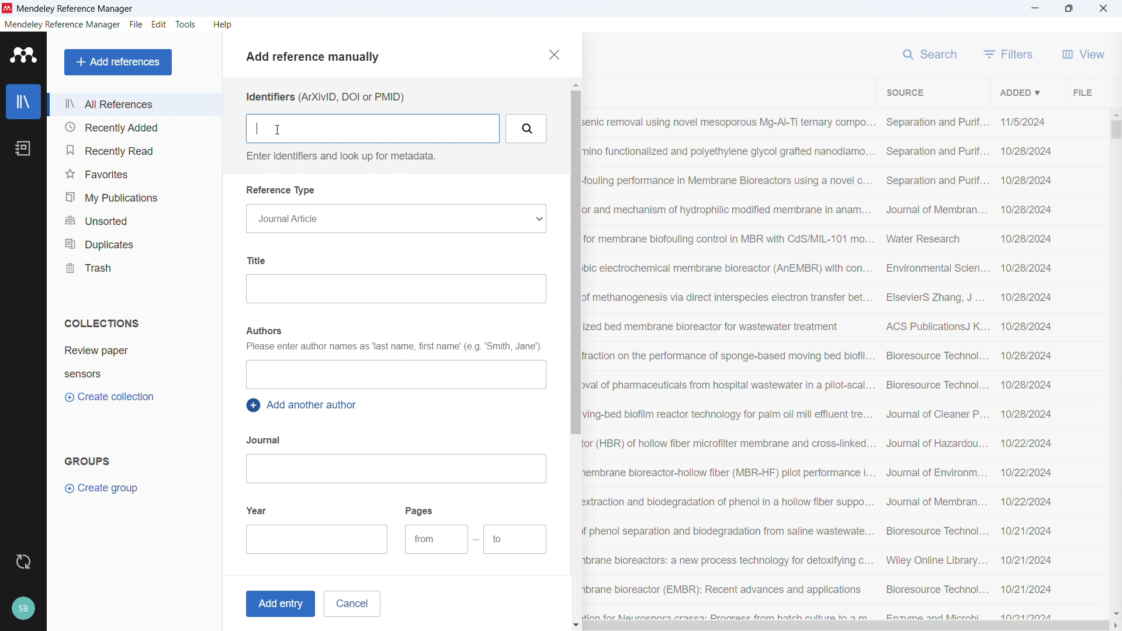 The height and width of the screenshot is (631, 1122). What do you see at coordinates (395, 375) in the screenshot?
I see `Add authors ` at bounding box center [395, 375].